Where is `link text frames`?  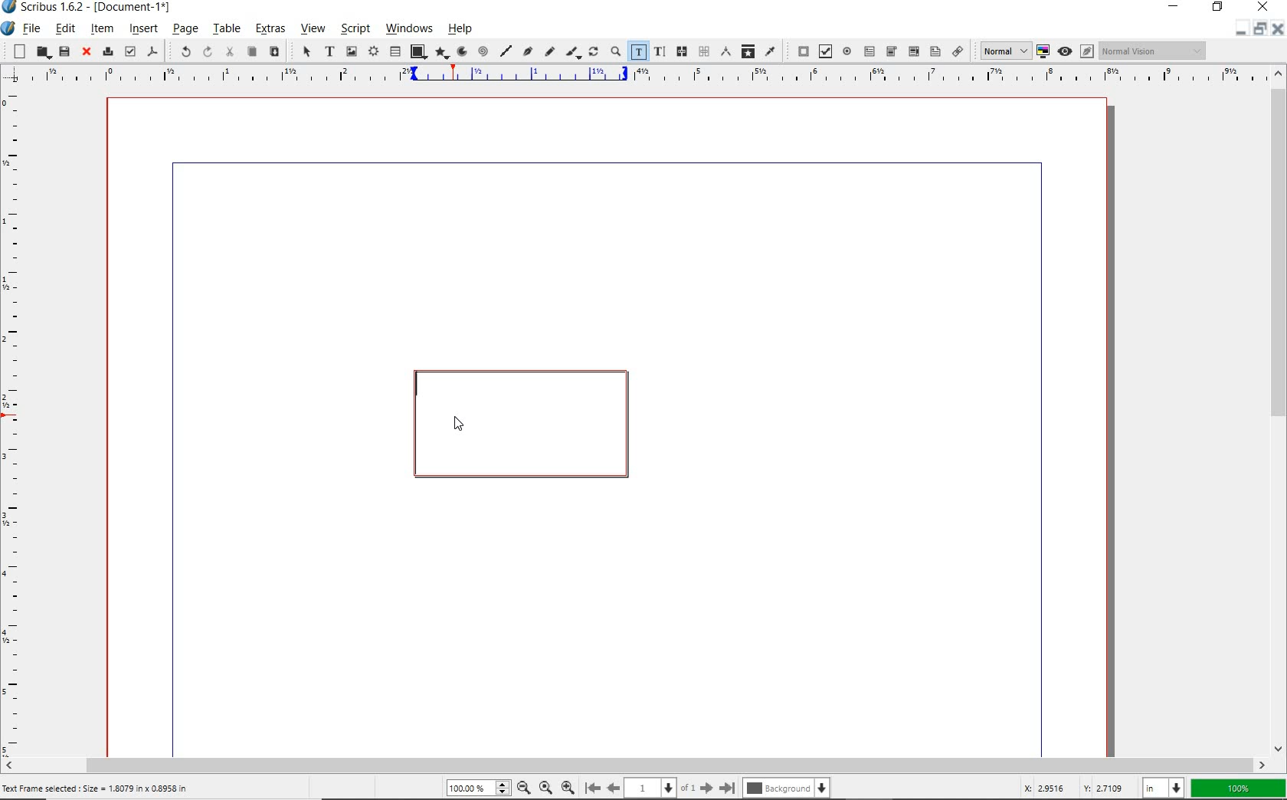
link text frames is located at coordinates (683, 51).